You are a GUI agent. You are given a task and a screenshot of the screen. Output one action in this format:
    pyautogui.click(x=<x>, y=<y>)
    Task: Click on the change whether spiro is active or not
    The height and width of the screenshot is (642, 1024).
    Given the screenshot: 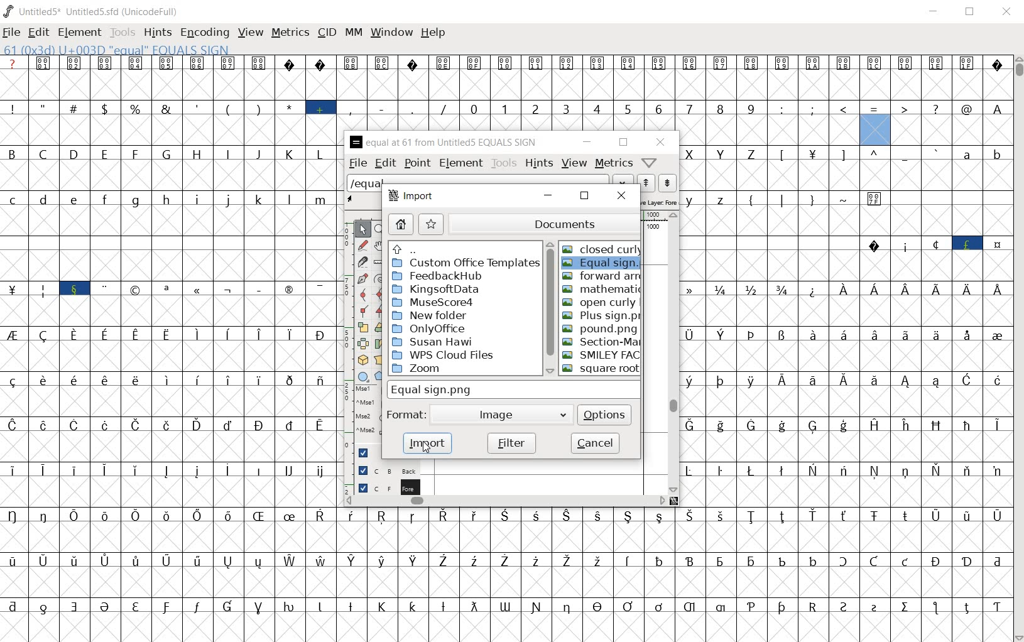 What is the action you would take?
    pyautogui.click(x=379, y=278)
    